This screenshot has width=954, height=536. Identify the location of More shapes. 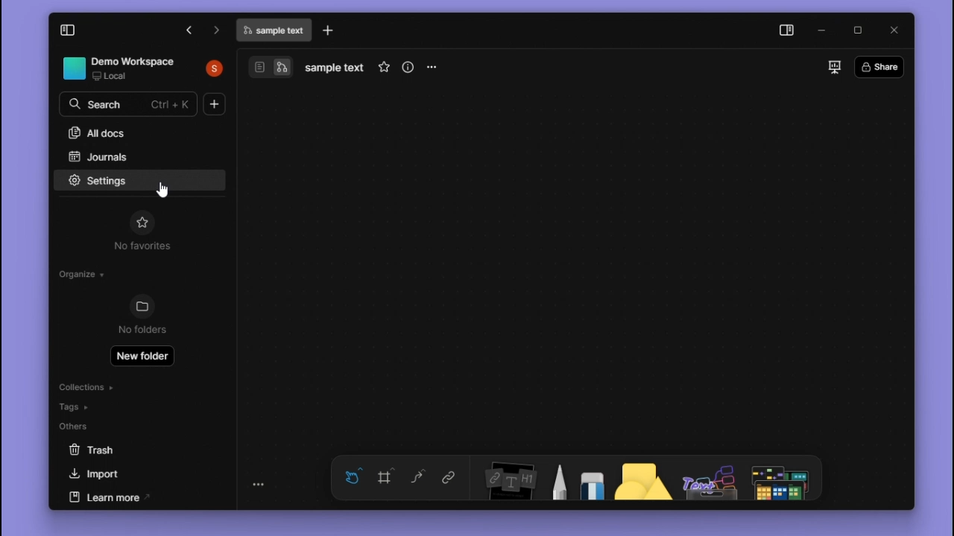
(785, 479).